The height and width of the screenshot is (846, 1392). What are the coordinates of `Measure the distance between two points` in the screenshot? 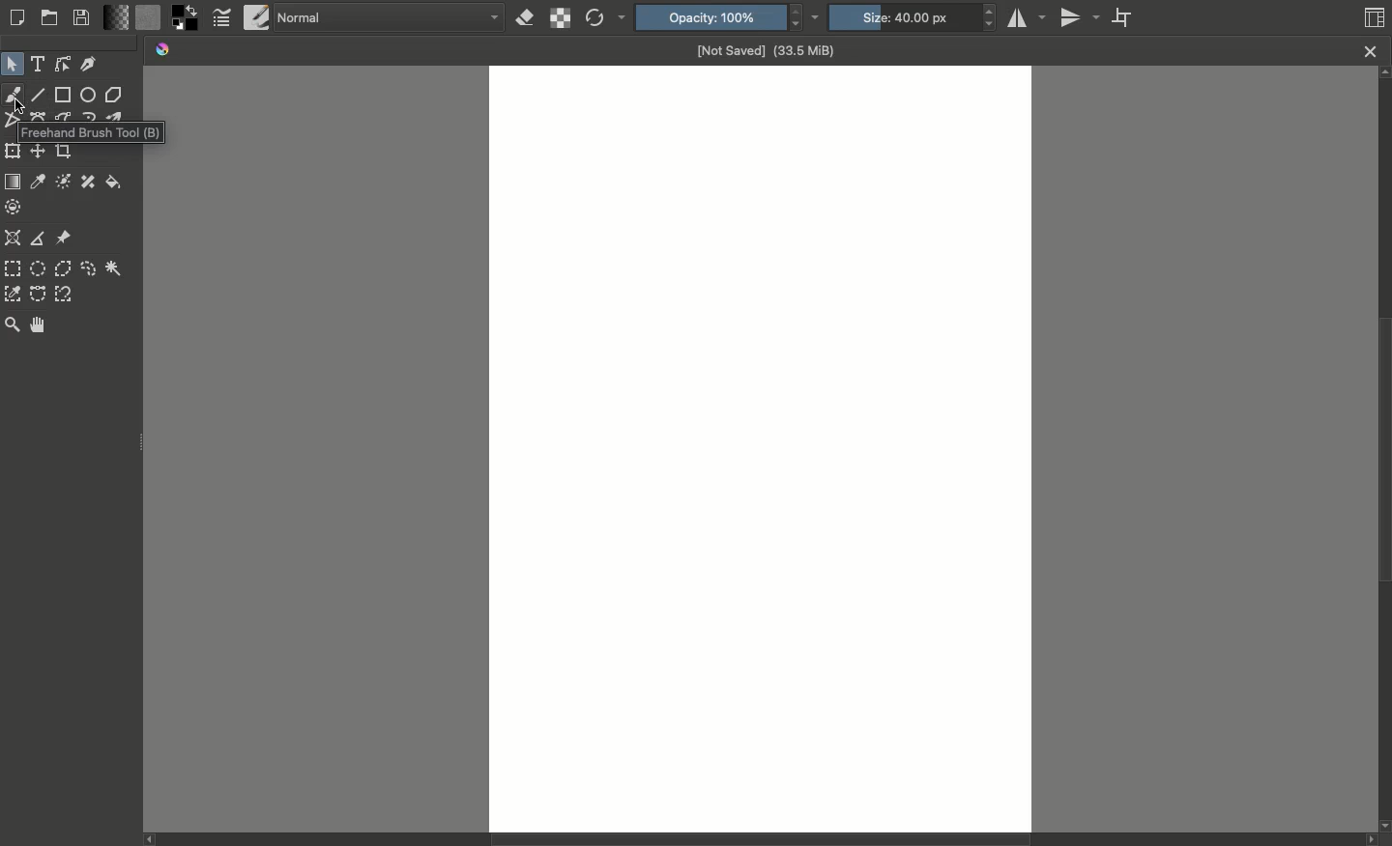 It's located at (37, 238).